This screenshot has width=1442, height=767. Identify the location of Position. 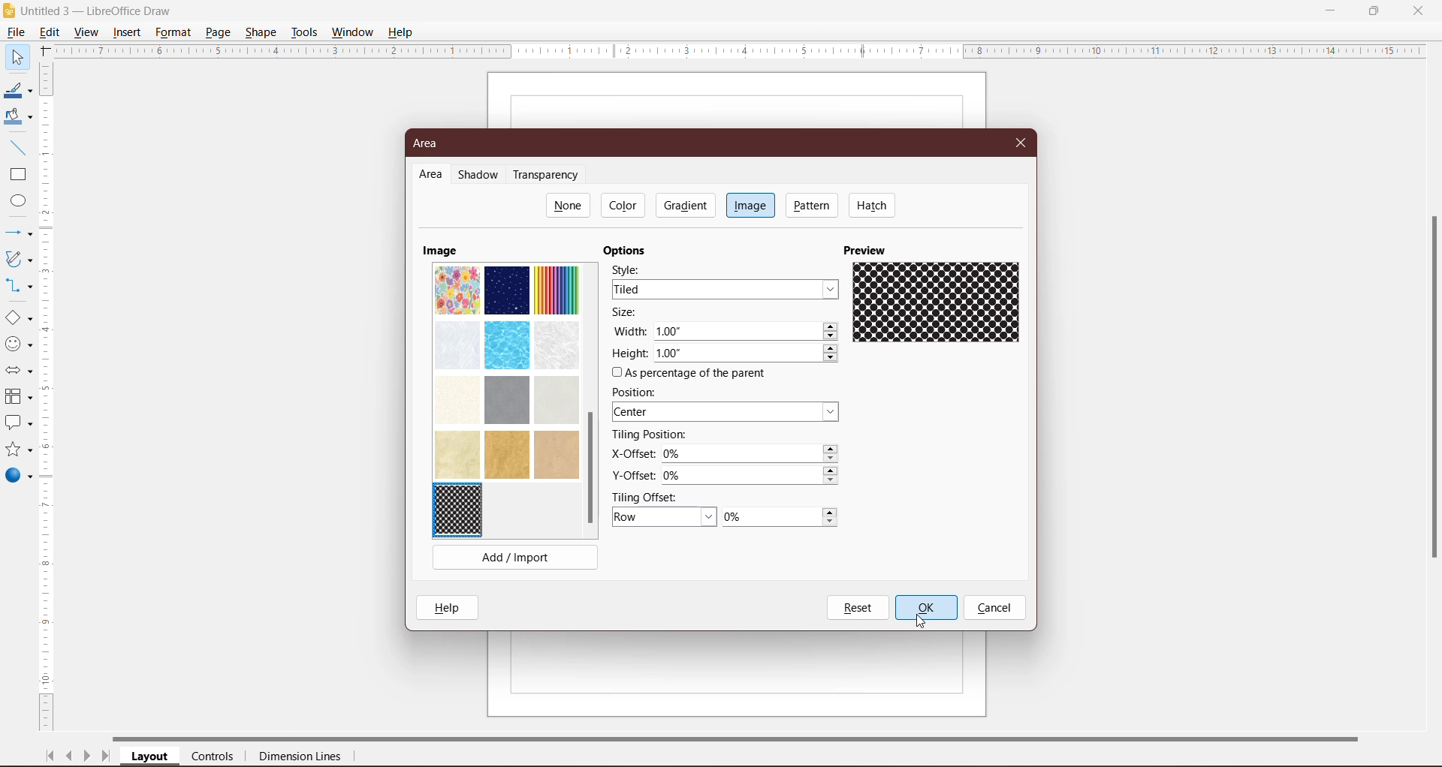
(638, 392).